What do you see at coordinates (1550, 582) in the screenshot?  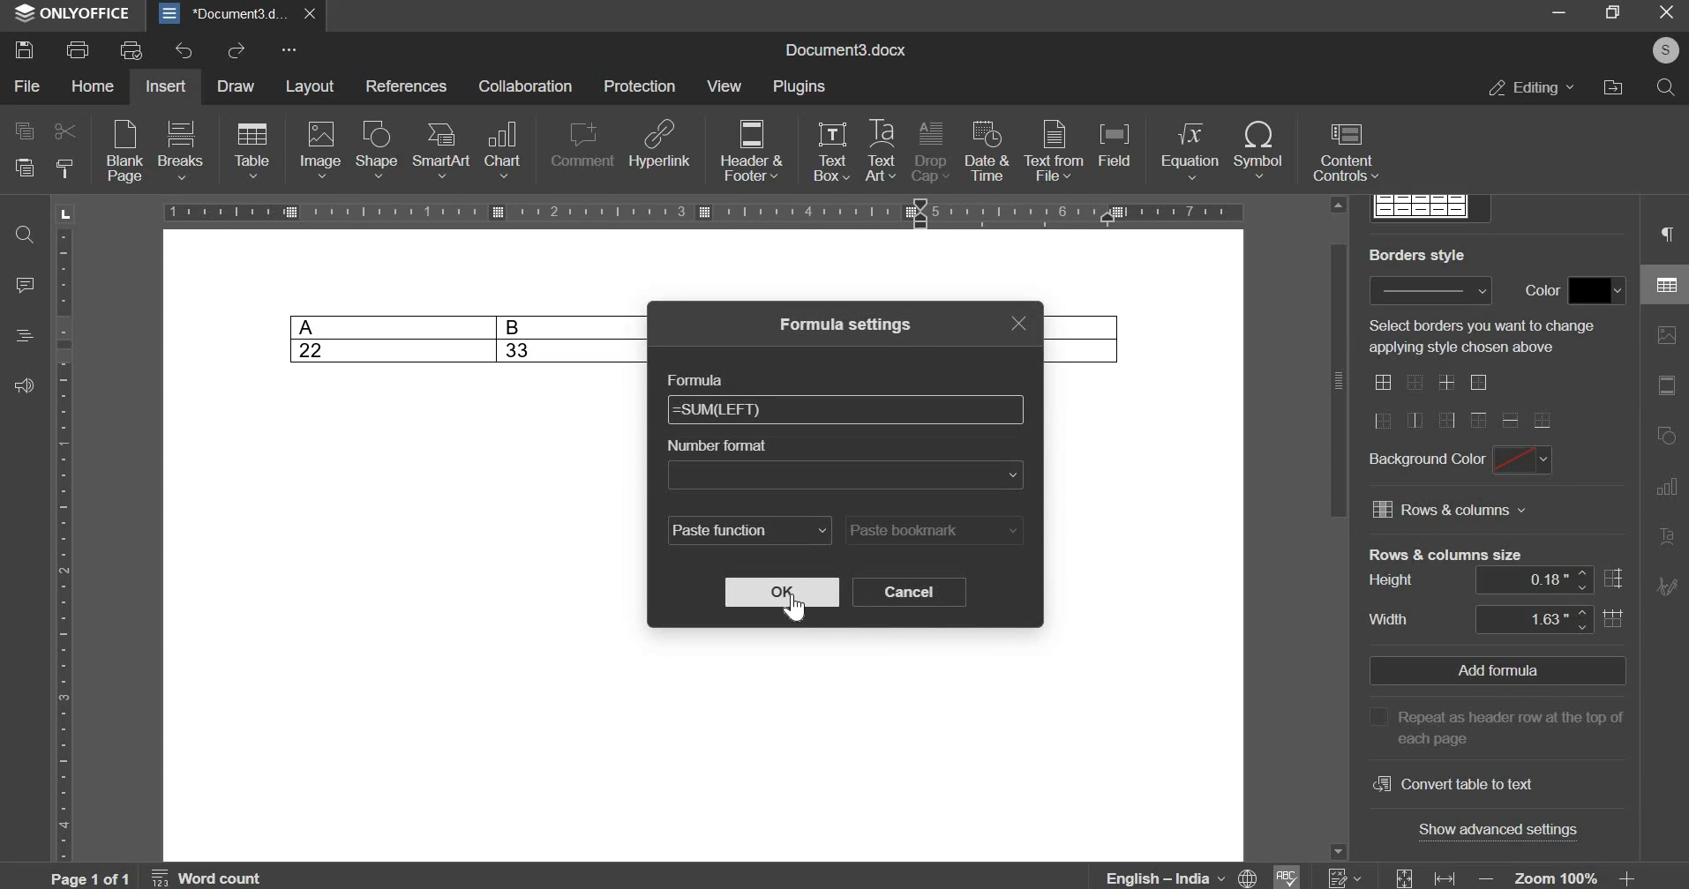 I see `height` at bounding box center [1550, 582].